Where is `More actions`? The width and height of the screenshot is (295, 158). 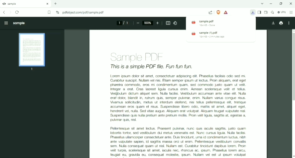 More actions is located at coordinates (288, 23).